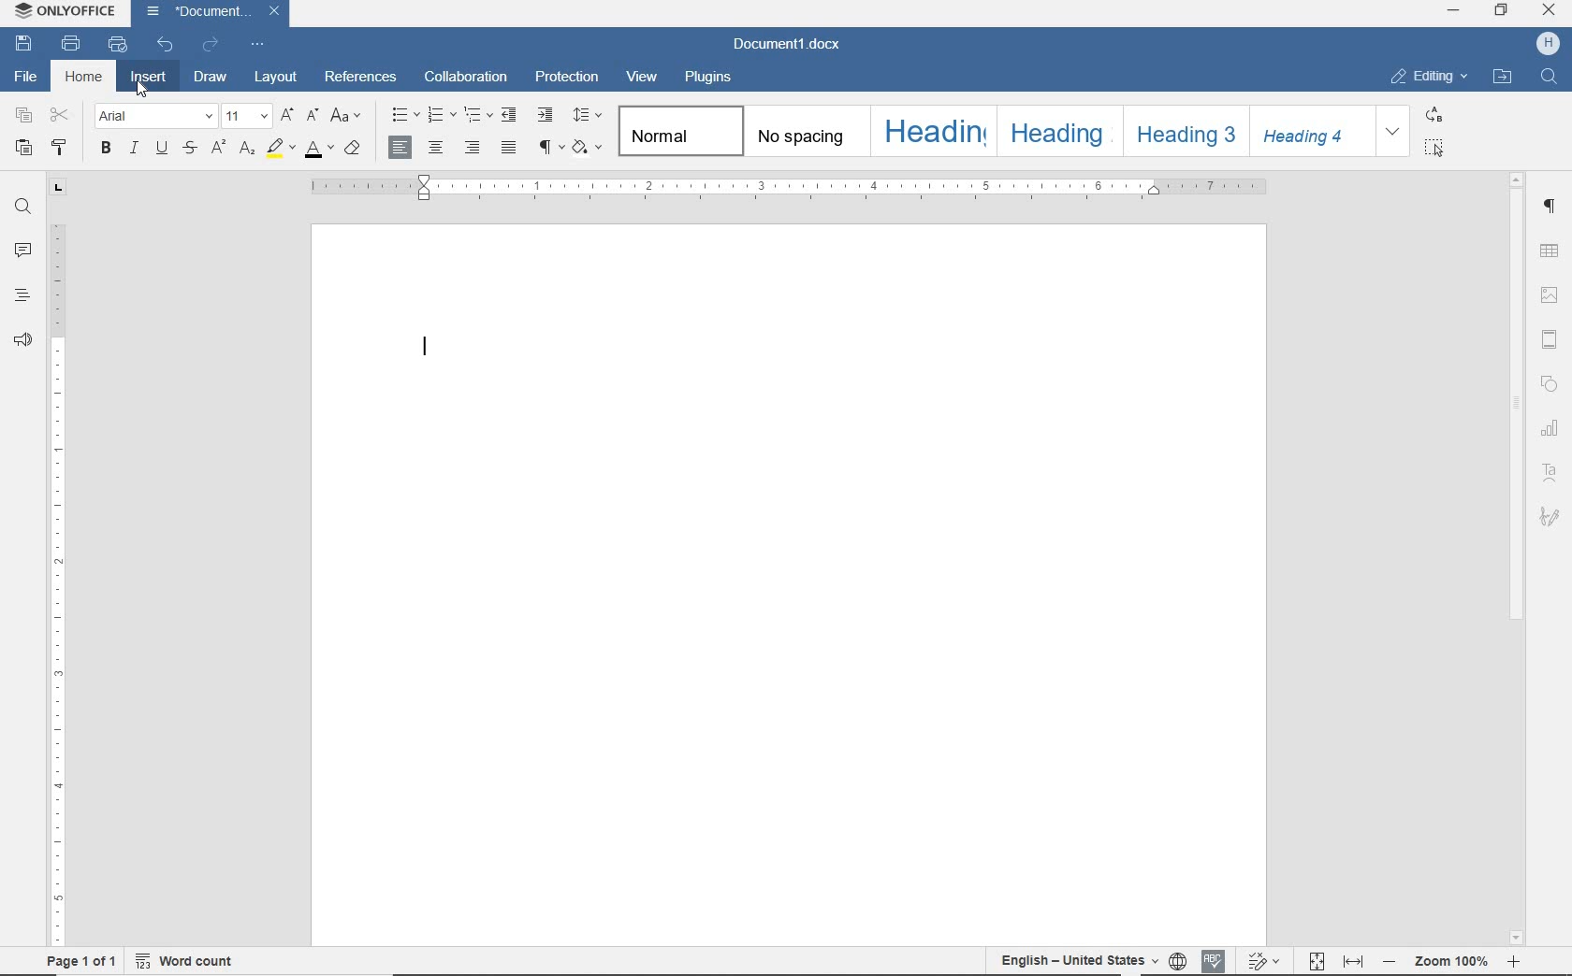 The width and height of the screenshot is (1572, 976). Describe the element at coordinates (568, 80) in the screenshot. I see `protection` at that location.